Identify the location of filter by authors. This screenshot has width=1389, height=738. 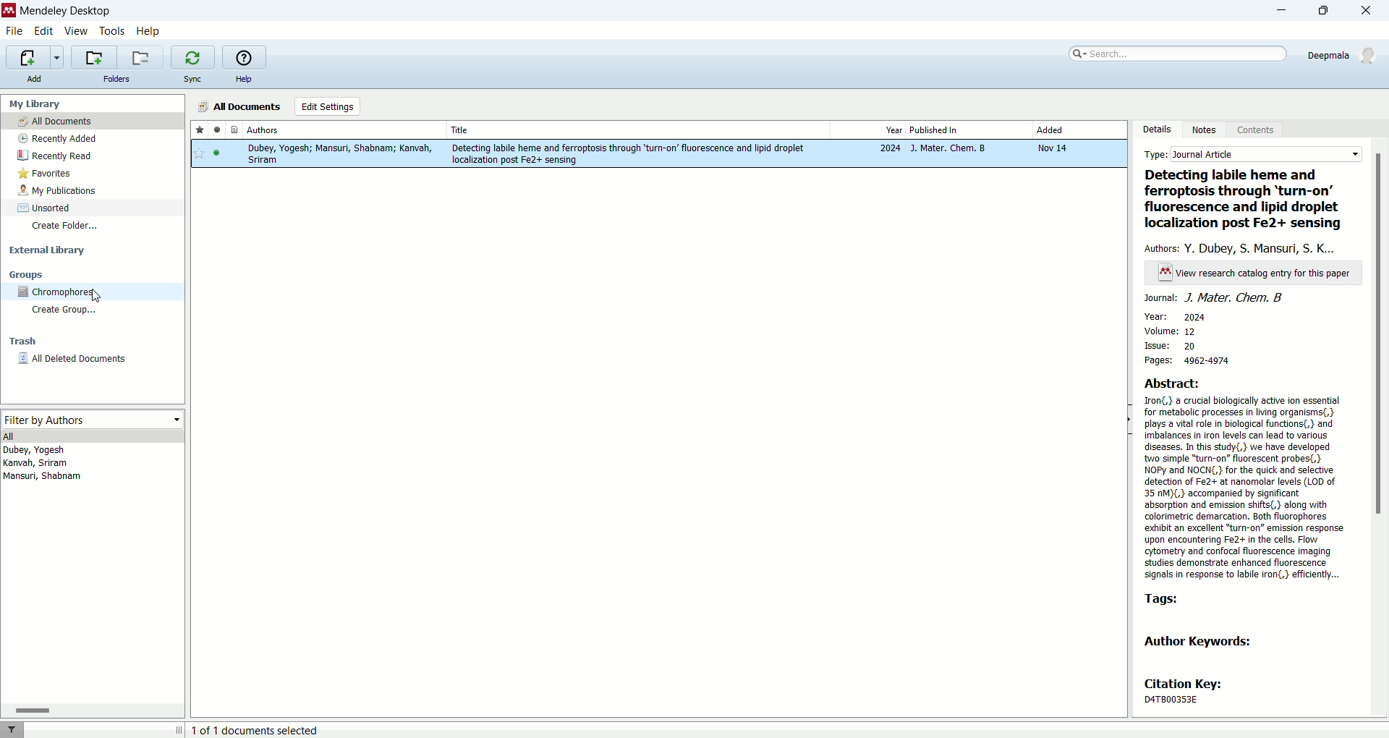
(94, 420).